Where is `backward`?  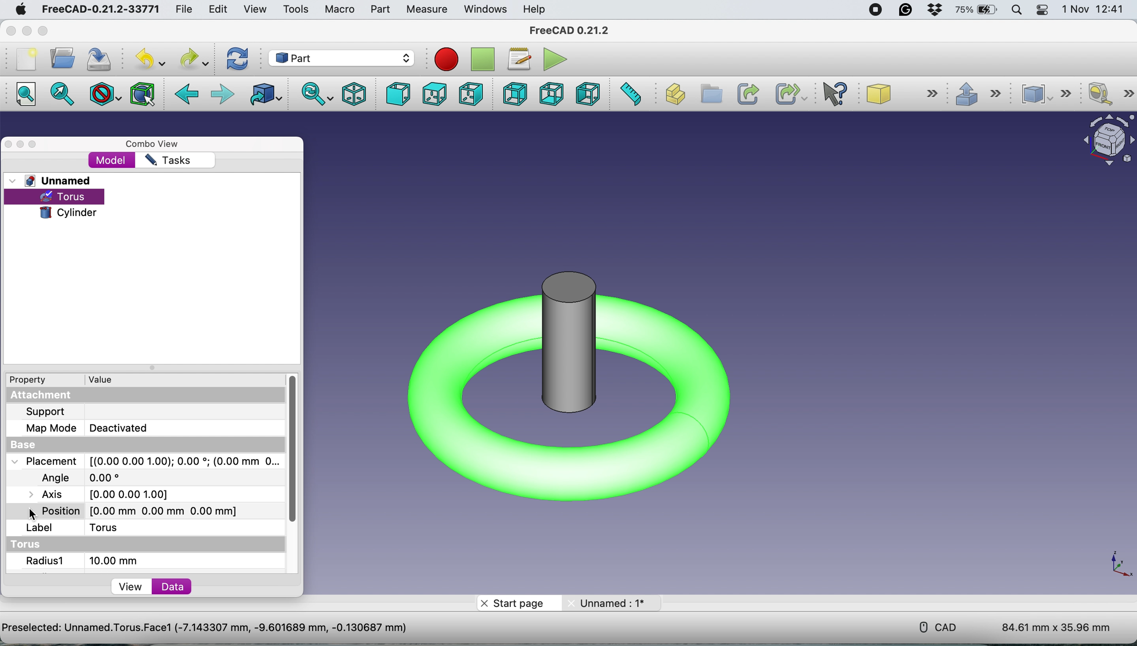 backward is located at coordinates (189, 95).